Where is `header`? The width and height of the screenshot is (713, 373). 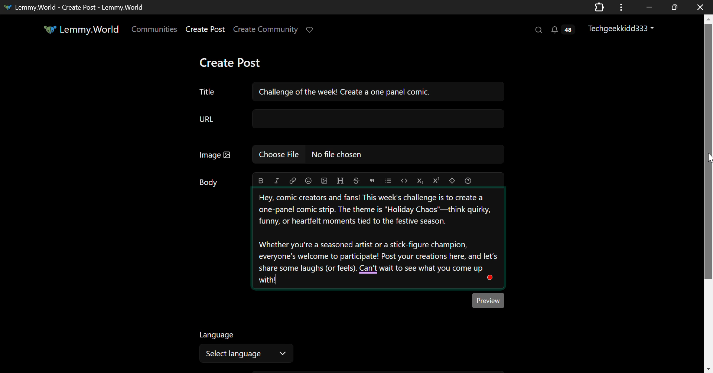
header is located at coordinates (339, 181).